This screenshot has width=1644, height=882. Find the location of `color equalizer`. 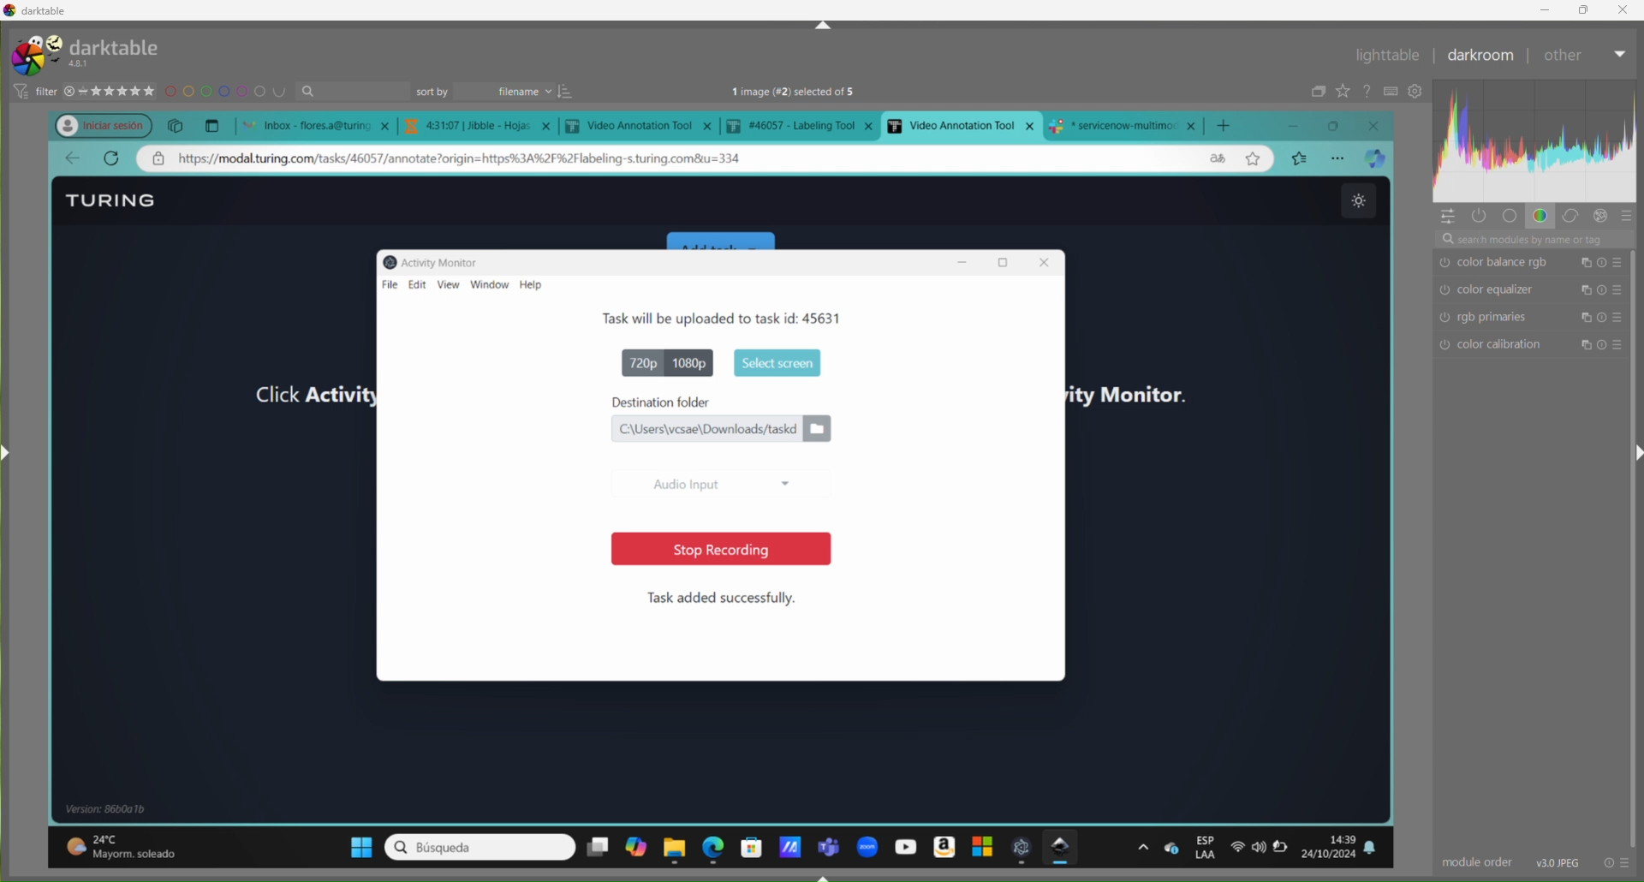

color equalizer is located at coordinates (1536, 291).